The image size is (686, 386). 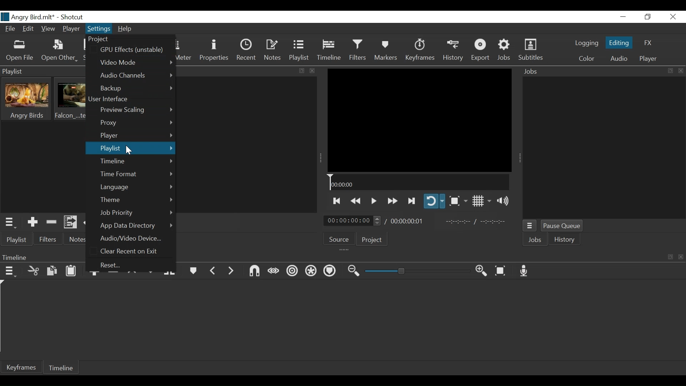 What do you see at coordinates (116, 265) in the screenshot?
I see `Reset` at bounding box center [116, 265].